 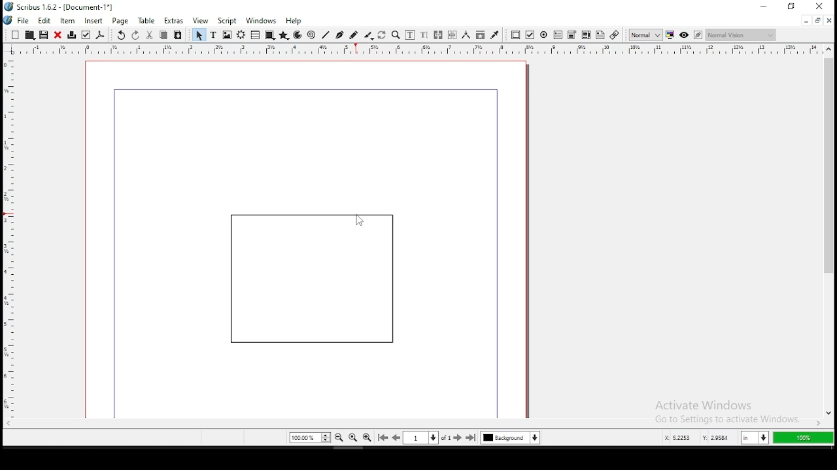 I want to click on zoom out, so click(x=339, y=437).